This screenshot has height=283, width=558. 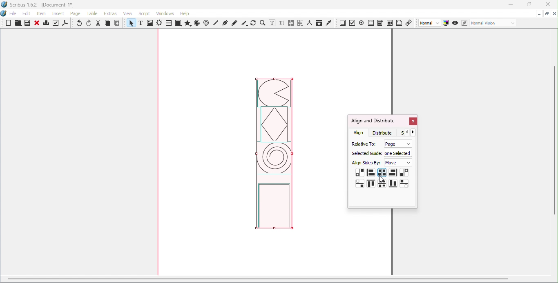 I want to click on Eye dropper, so click(x=329, y=22).